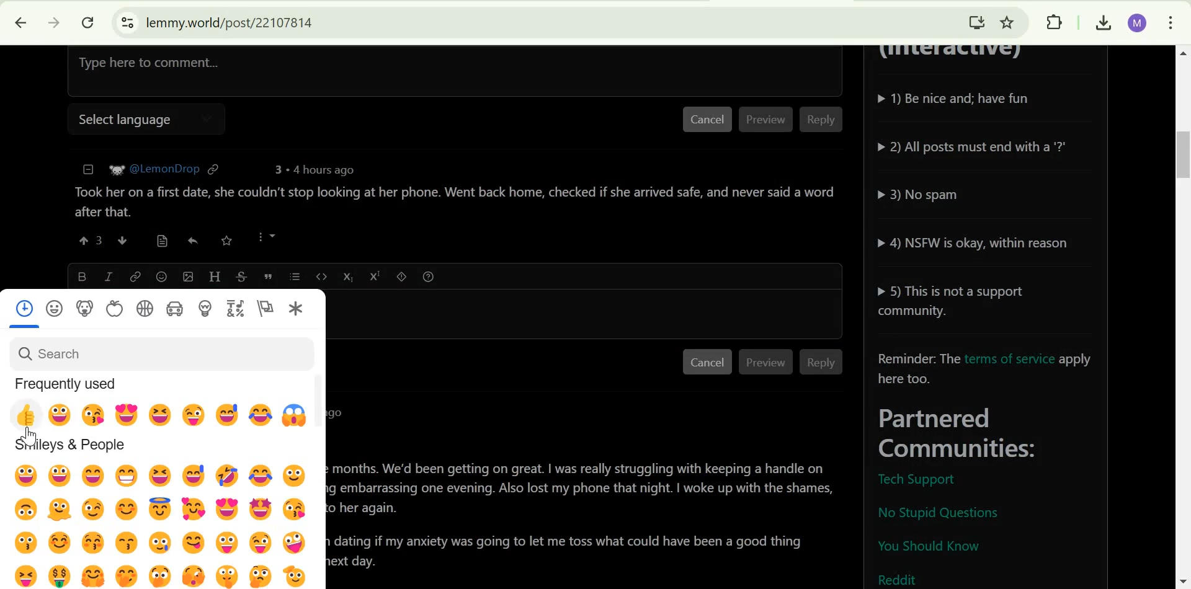 The image size is (1191, 589). What do you see at coordinates (324, 68) in the screenshot?
I see `Type here to comment...` at bounding box center [324, 68].